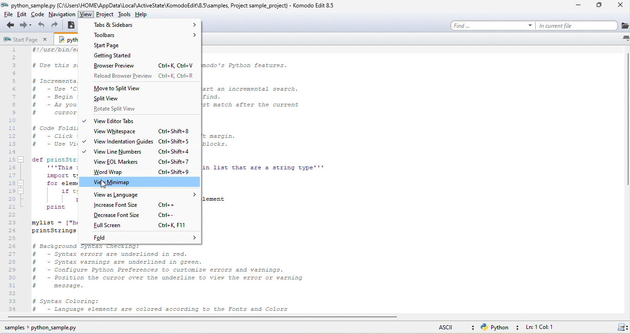 This screenshot has height=334, width=630. What do you see at coordinates (142, 130) in the screenshot?
I see `view whitespace` at bounding box center [142, 130].